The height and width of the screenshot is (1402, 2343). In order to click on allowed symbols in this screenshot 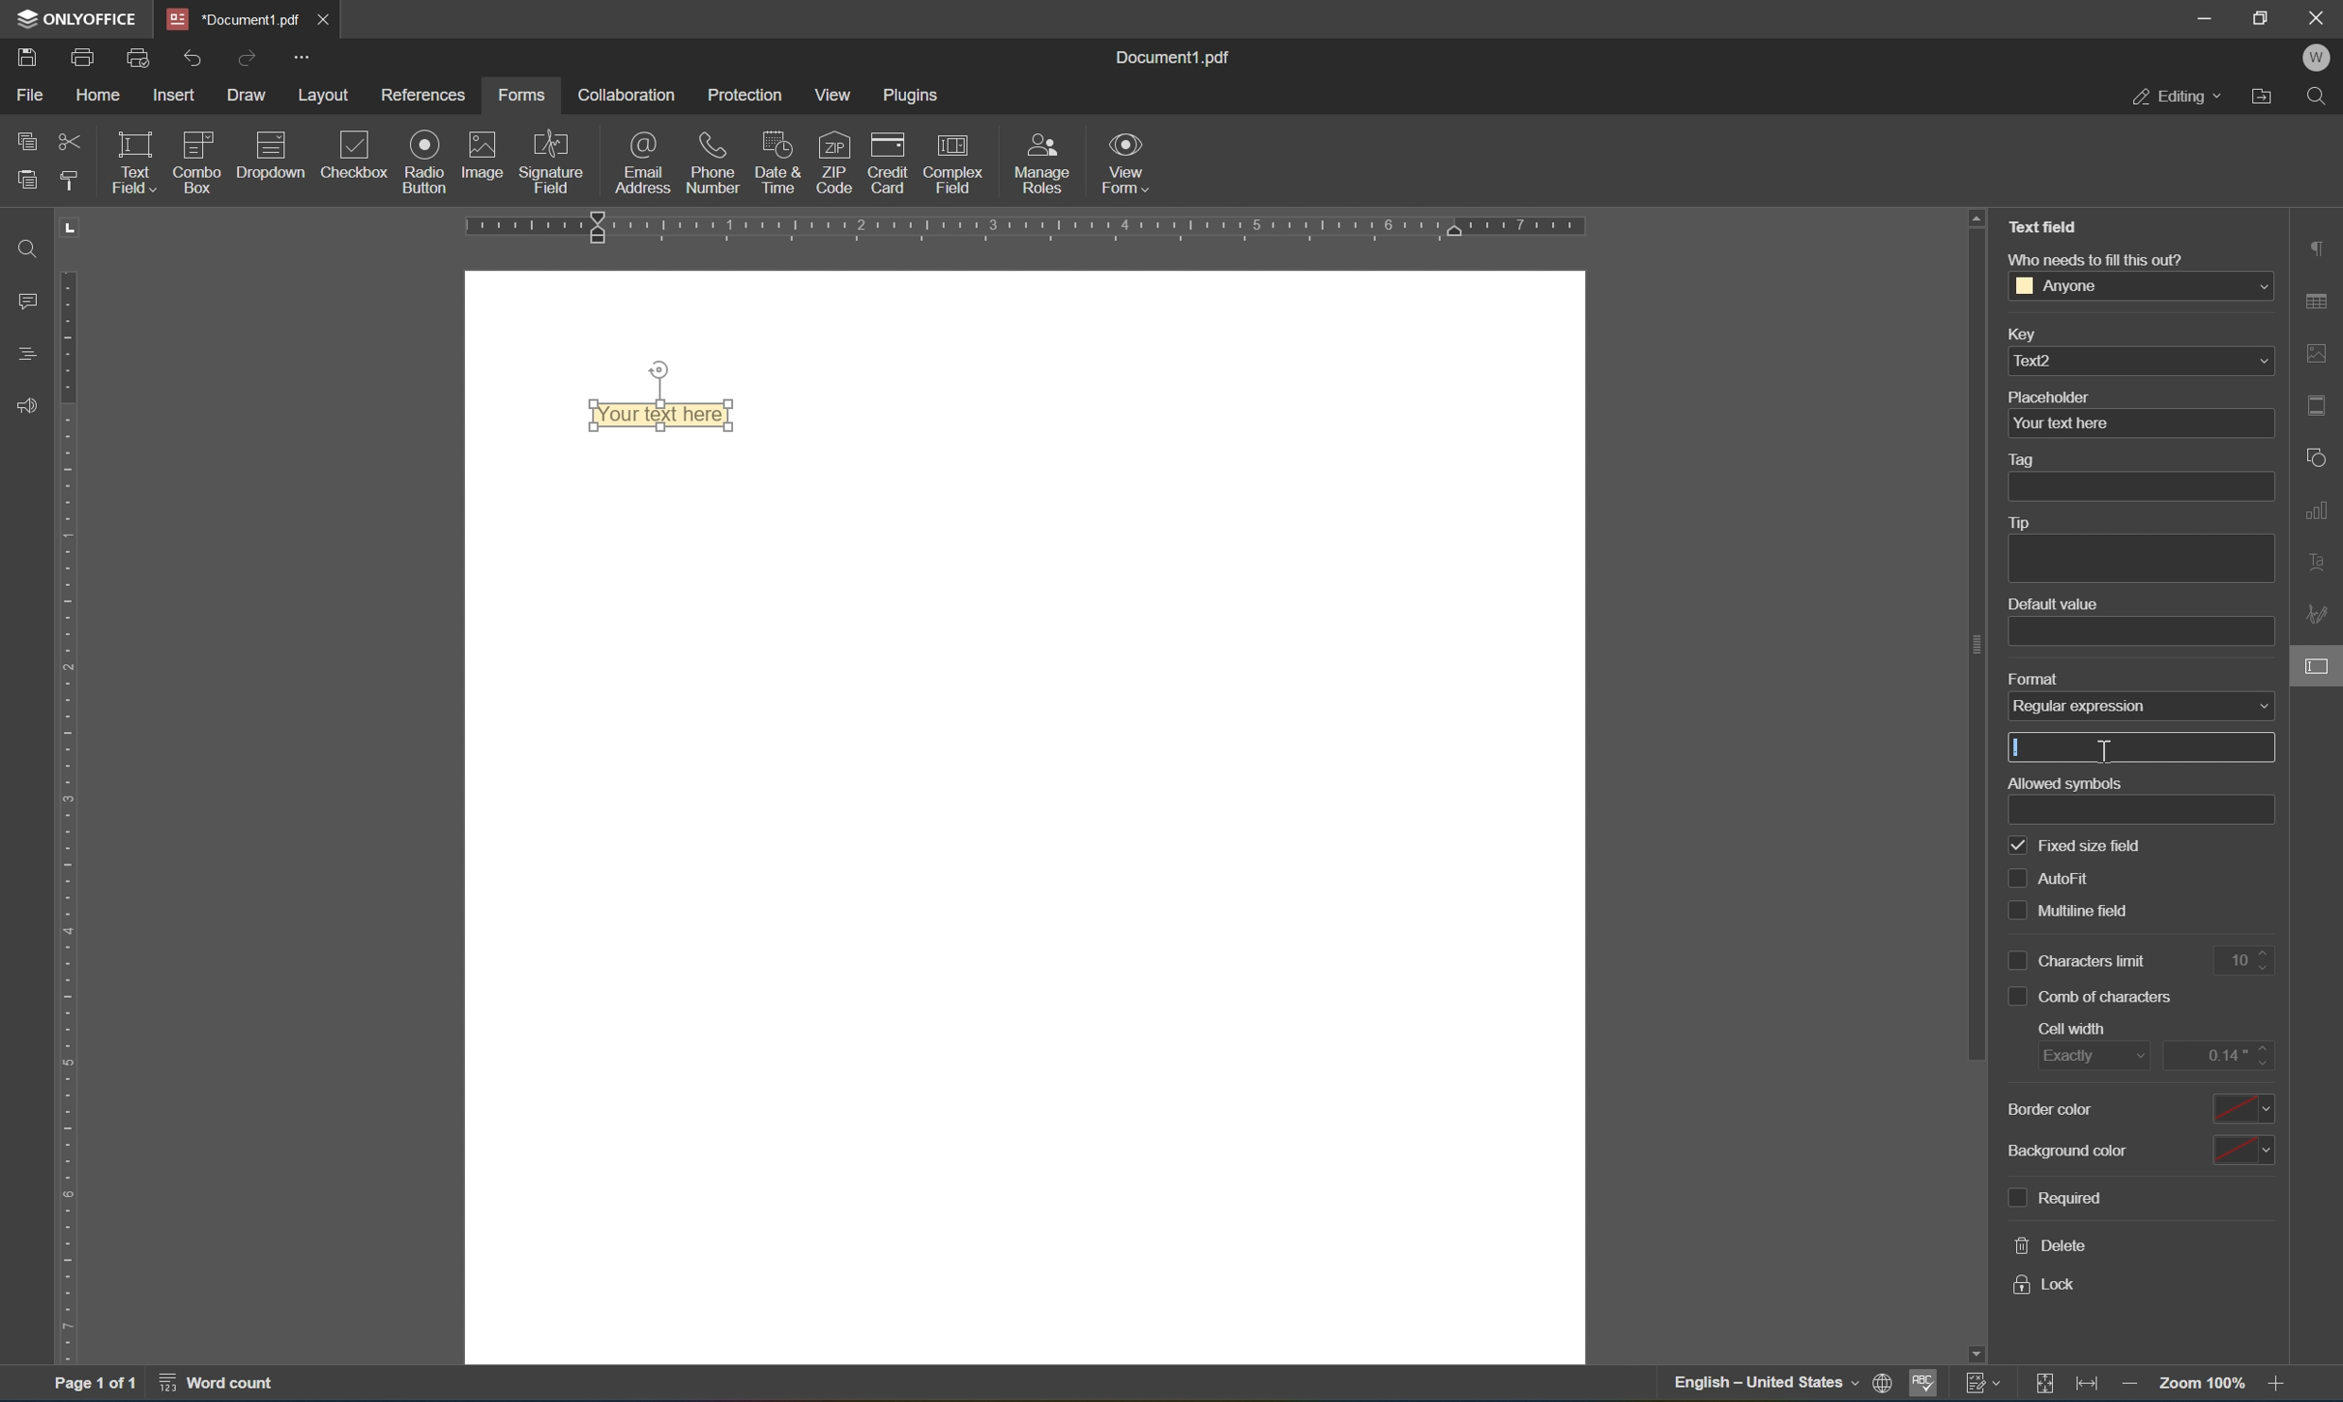, I will do `click(2069, 784)`.